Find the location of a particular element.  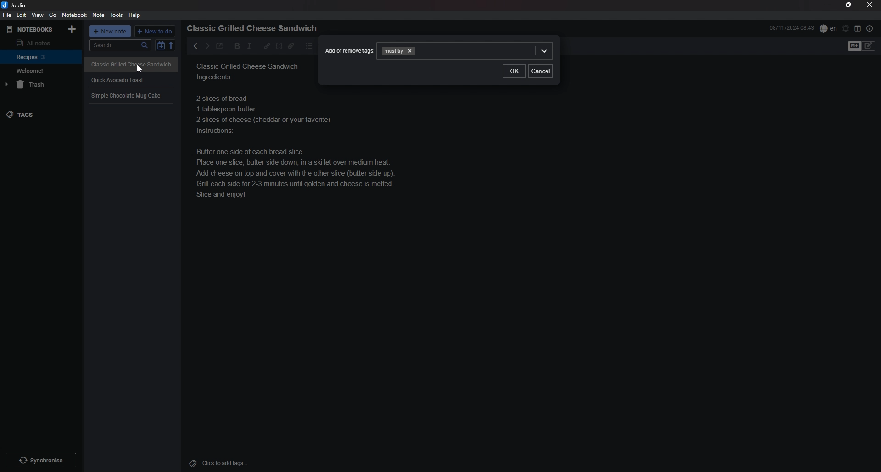

recipe is located at coordinates (118, 79).